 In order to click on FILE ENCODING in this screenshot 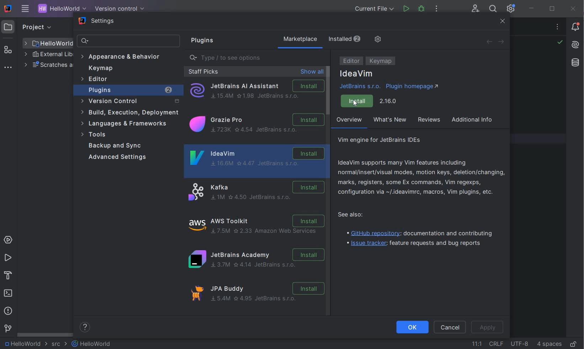, I will do `click(519, 343)`.